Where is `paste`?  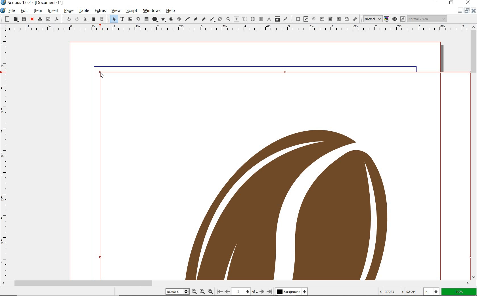 paste is located at coordinates (101, 19).